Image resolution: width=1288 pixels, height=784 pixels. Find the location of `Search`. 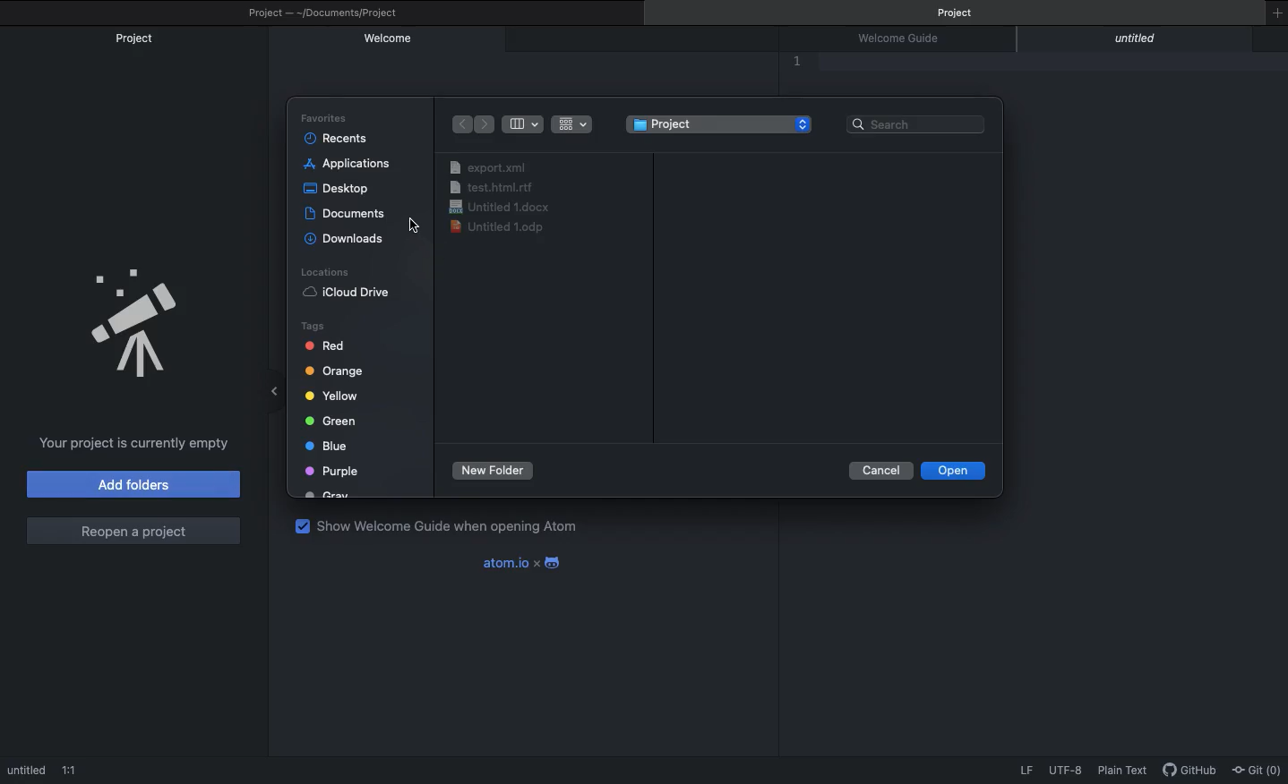

Search is located at coordinates (920, 123).